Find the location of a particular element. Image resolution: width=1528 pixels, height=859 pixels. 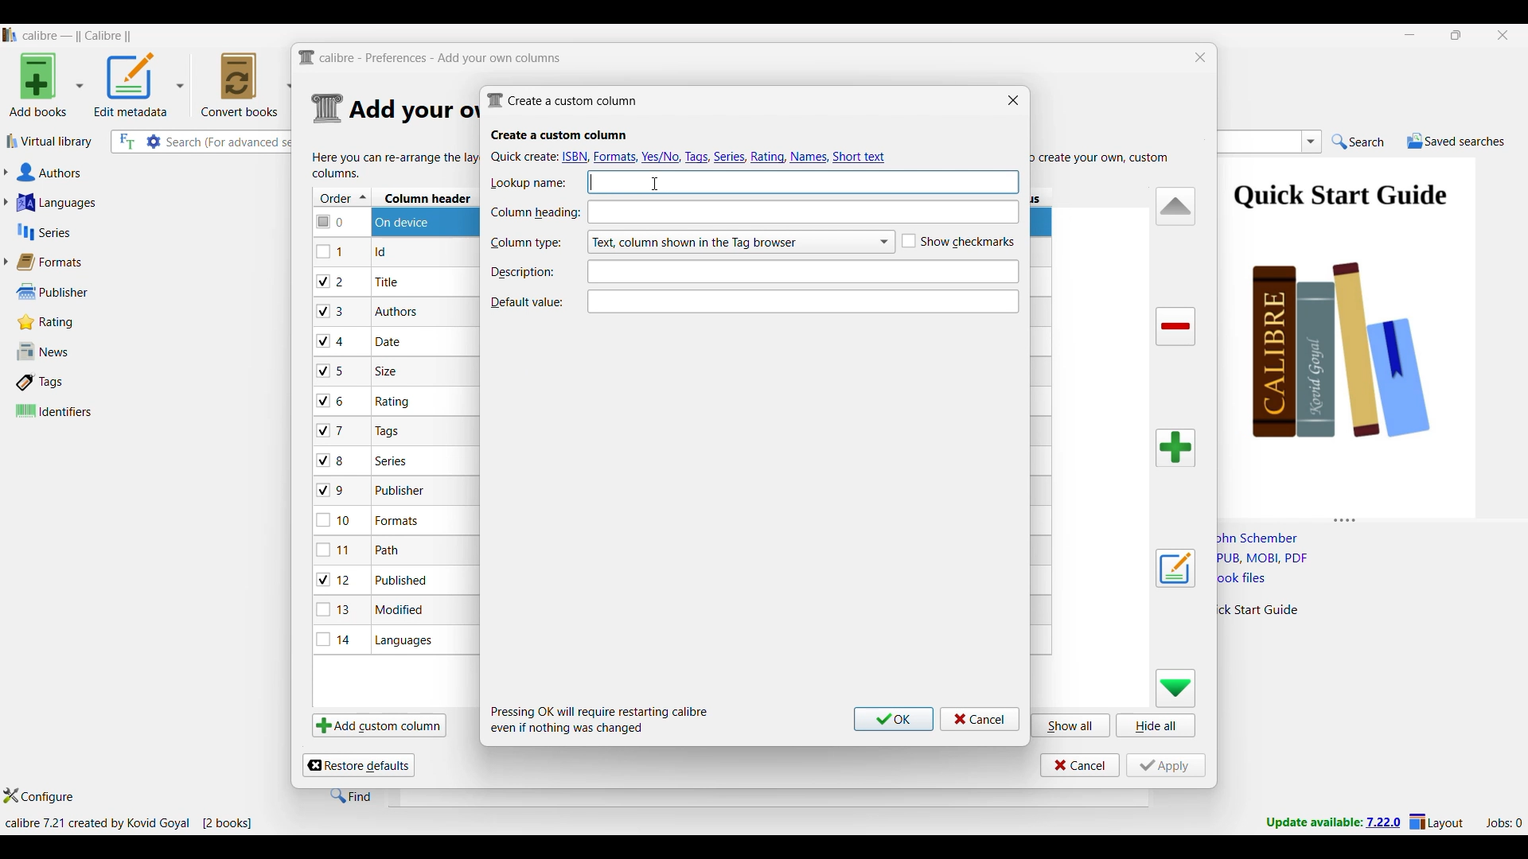

Close window is located at coordinates (1013, 99).